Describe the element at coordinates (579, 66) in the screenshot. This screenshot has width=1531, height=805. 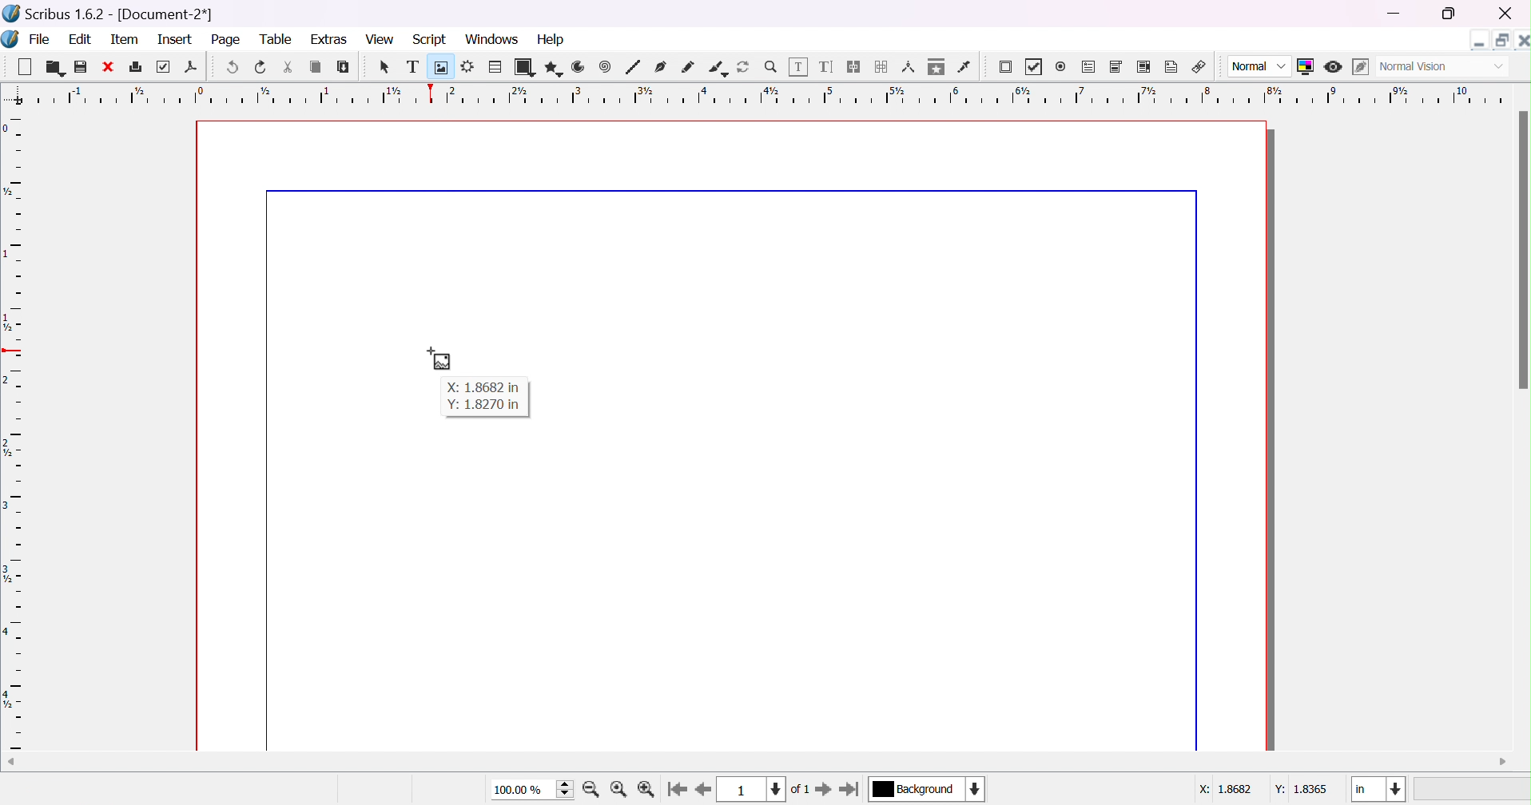
I see `arc` at that location.